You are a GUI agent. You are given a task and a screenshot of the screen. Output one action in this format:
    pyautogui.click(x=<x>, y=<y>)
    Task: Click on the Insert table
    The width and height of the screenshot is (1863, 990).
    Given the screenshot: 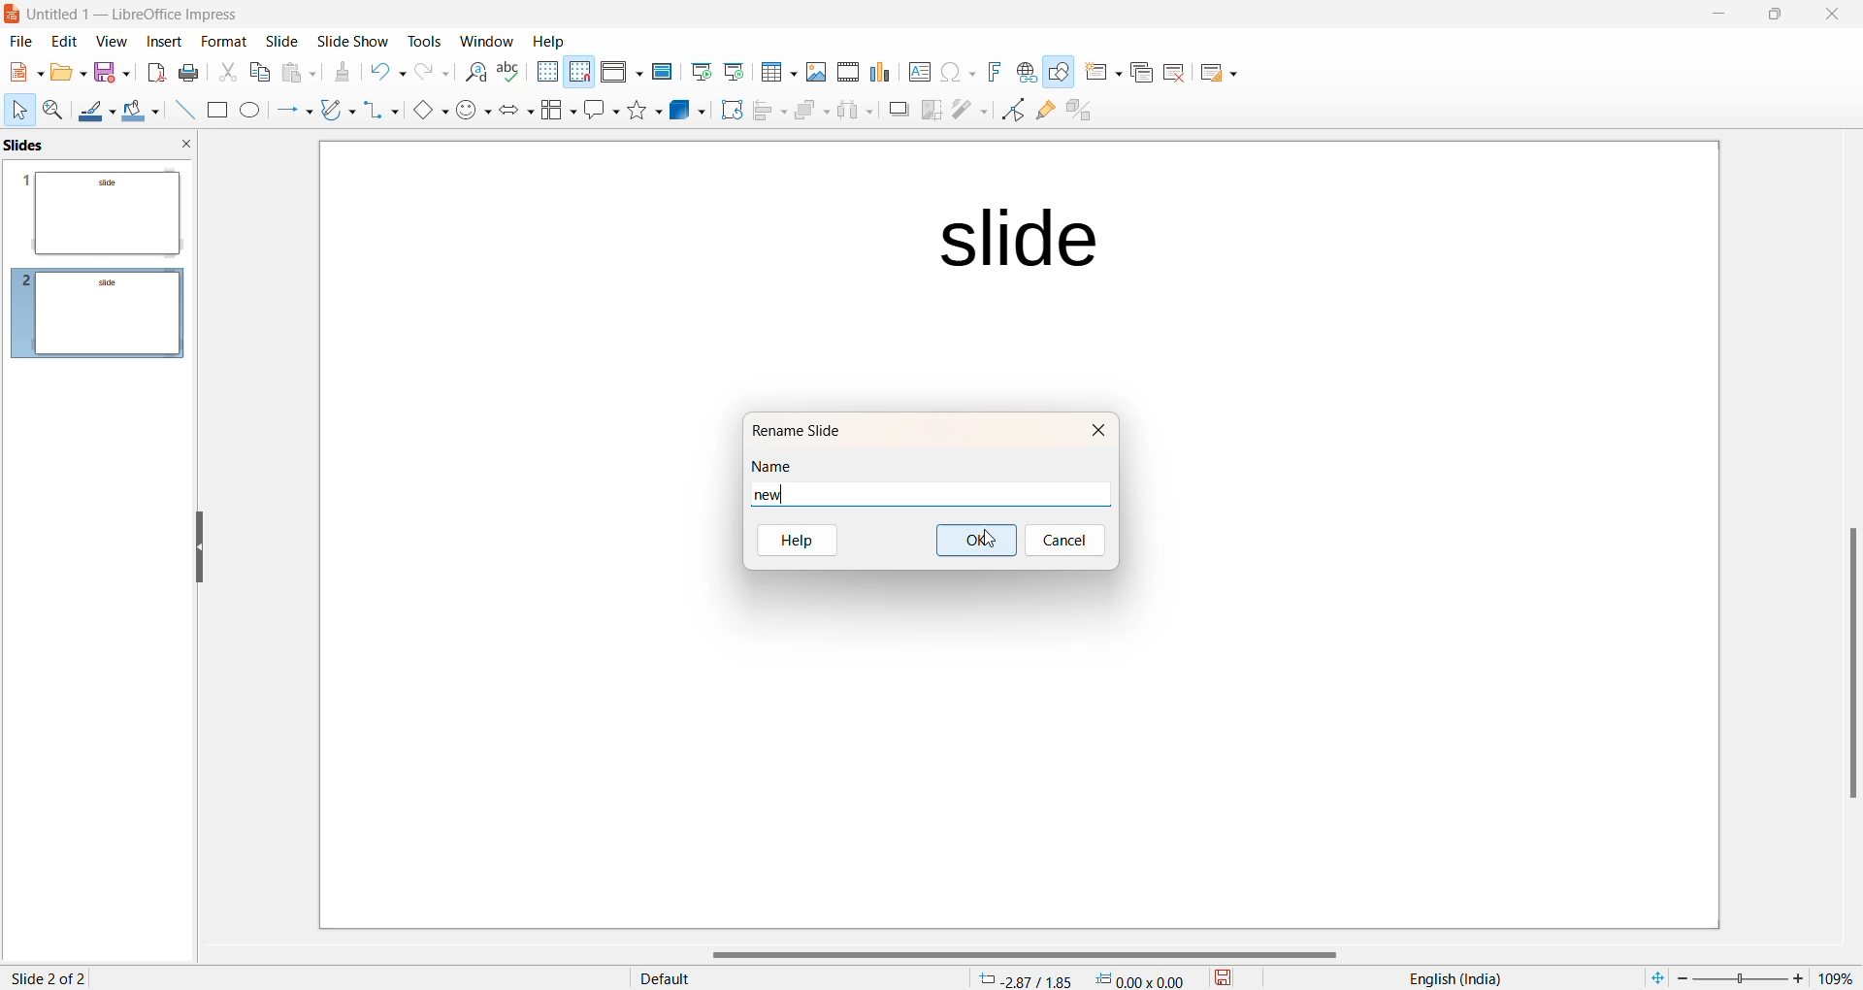 What is the action you would take?
    pyautogui.click(x=776, y=72)
    